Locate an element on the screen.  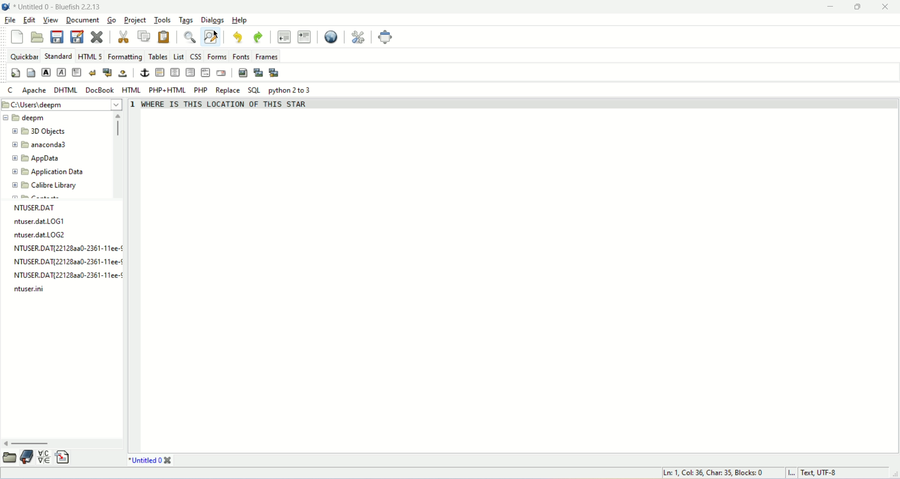
HTML5 is located at coordinates (89, 57).